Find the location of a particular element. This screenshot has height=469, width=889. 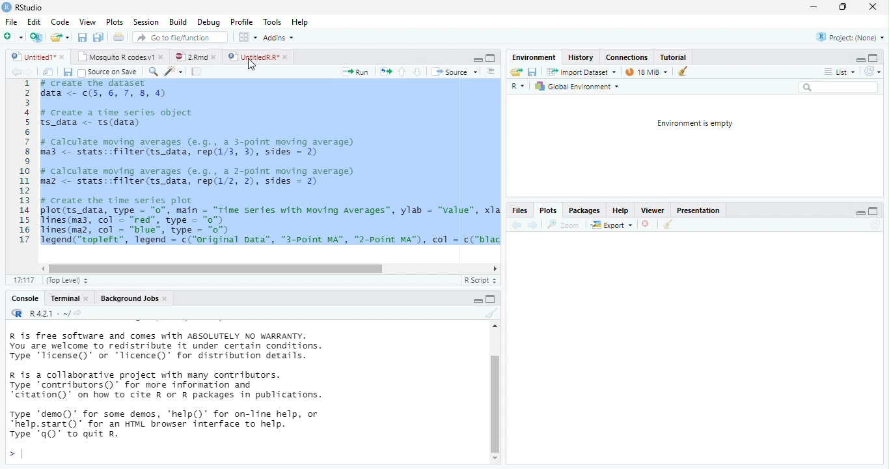

Help is located at coordinates (619, 210).